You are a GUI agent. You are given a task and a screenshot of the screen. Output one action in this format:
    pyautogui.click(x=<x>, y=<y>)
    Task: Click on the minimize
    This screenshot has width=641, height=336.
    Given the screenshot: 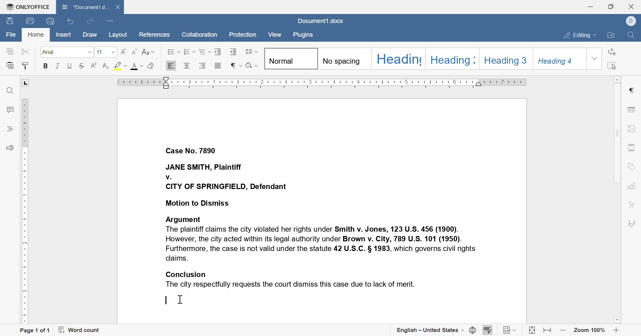 What is the action you would take?
    pyautogui.click(x=591, y=6)
    